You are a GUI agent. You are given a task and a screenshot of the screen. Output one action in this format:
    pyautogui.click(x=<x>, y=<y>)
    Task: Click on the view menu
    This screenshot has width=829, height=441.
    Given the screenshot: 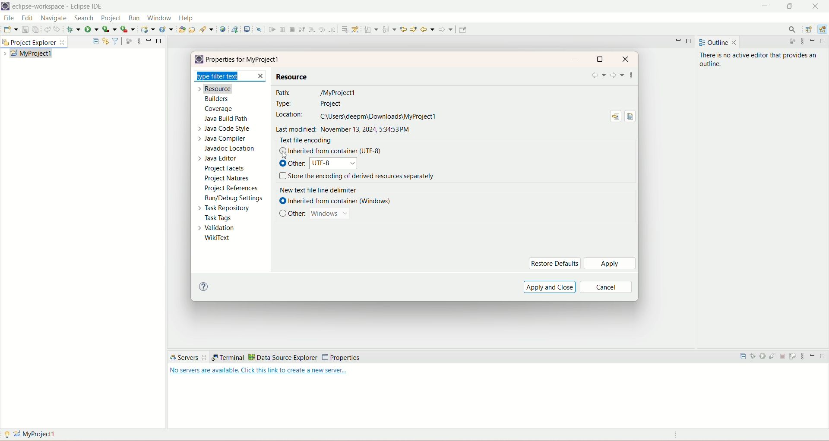 What is the action you would take?
    pyautogui.click(x=138, y=41)
    